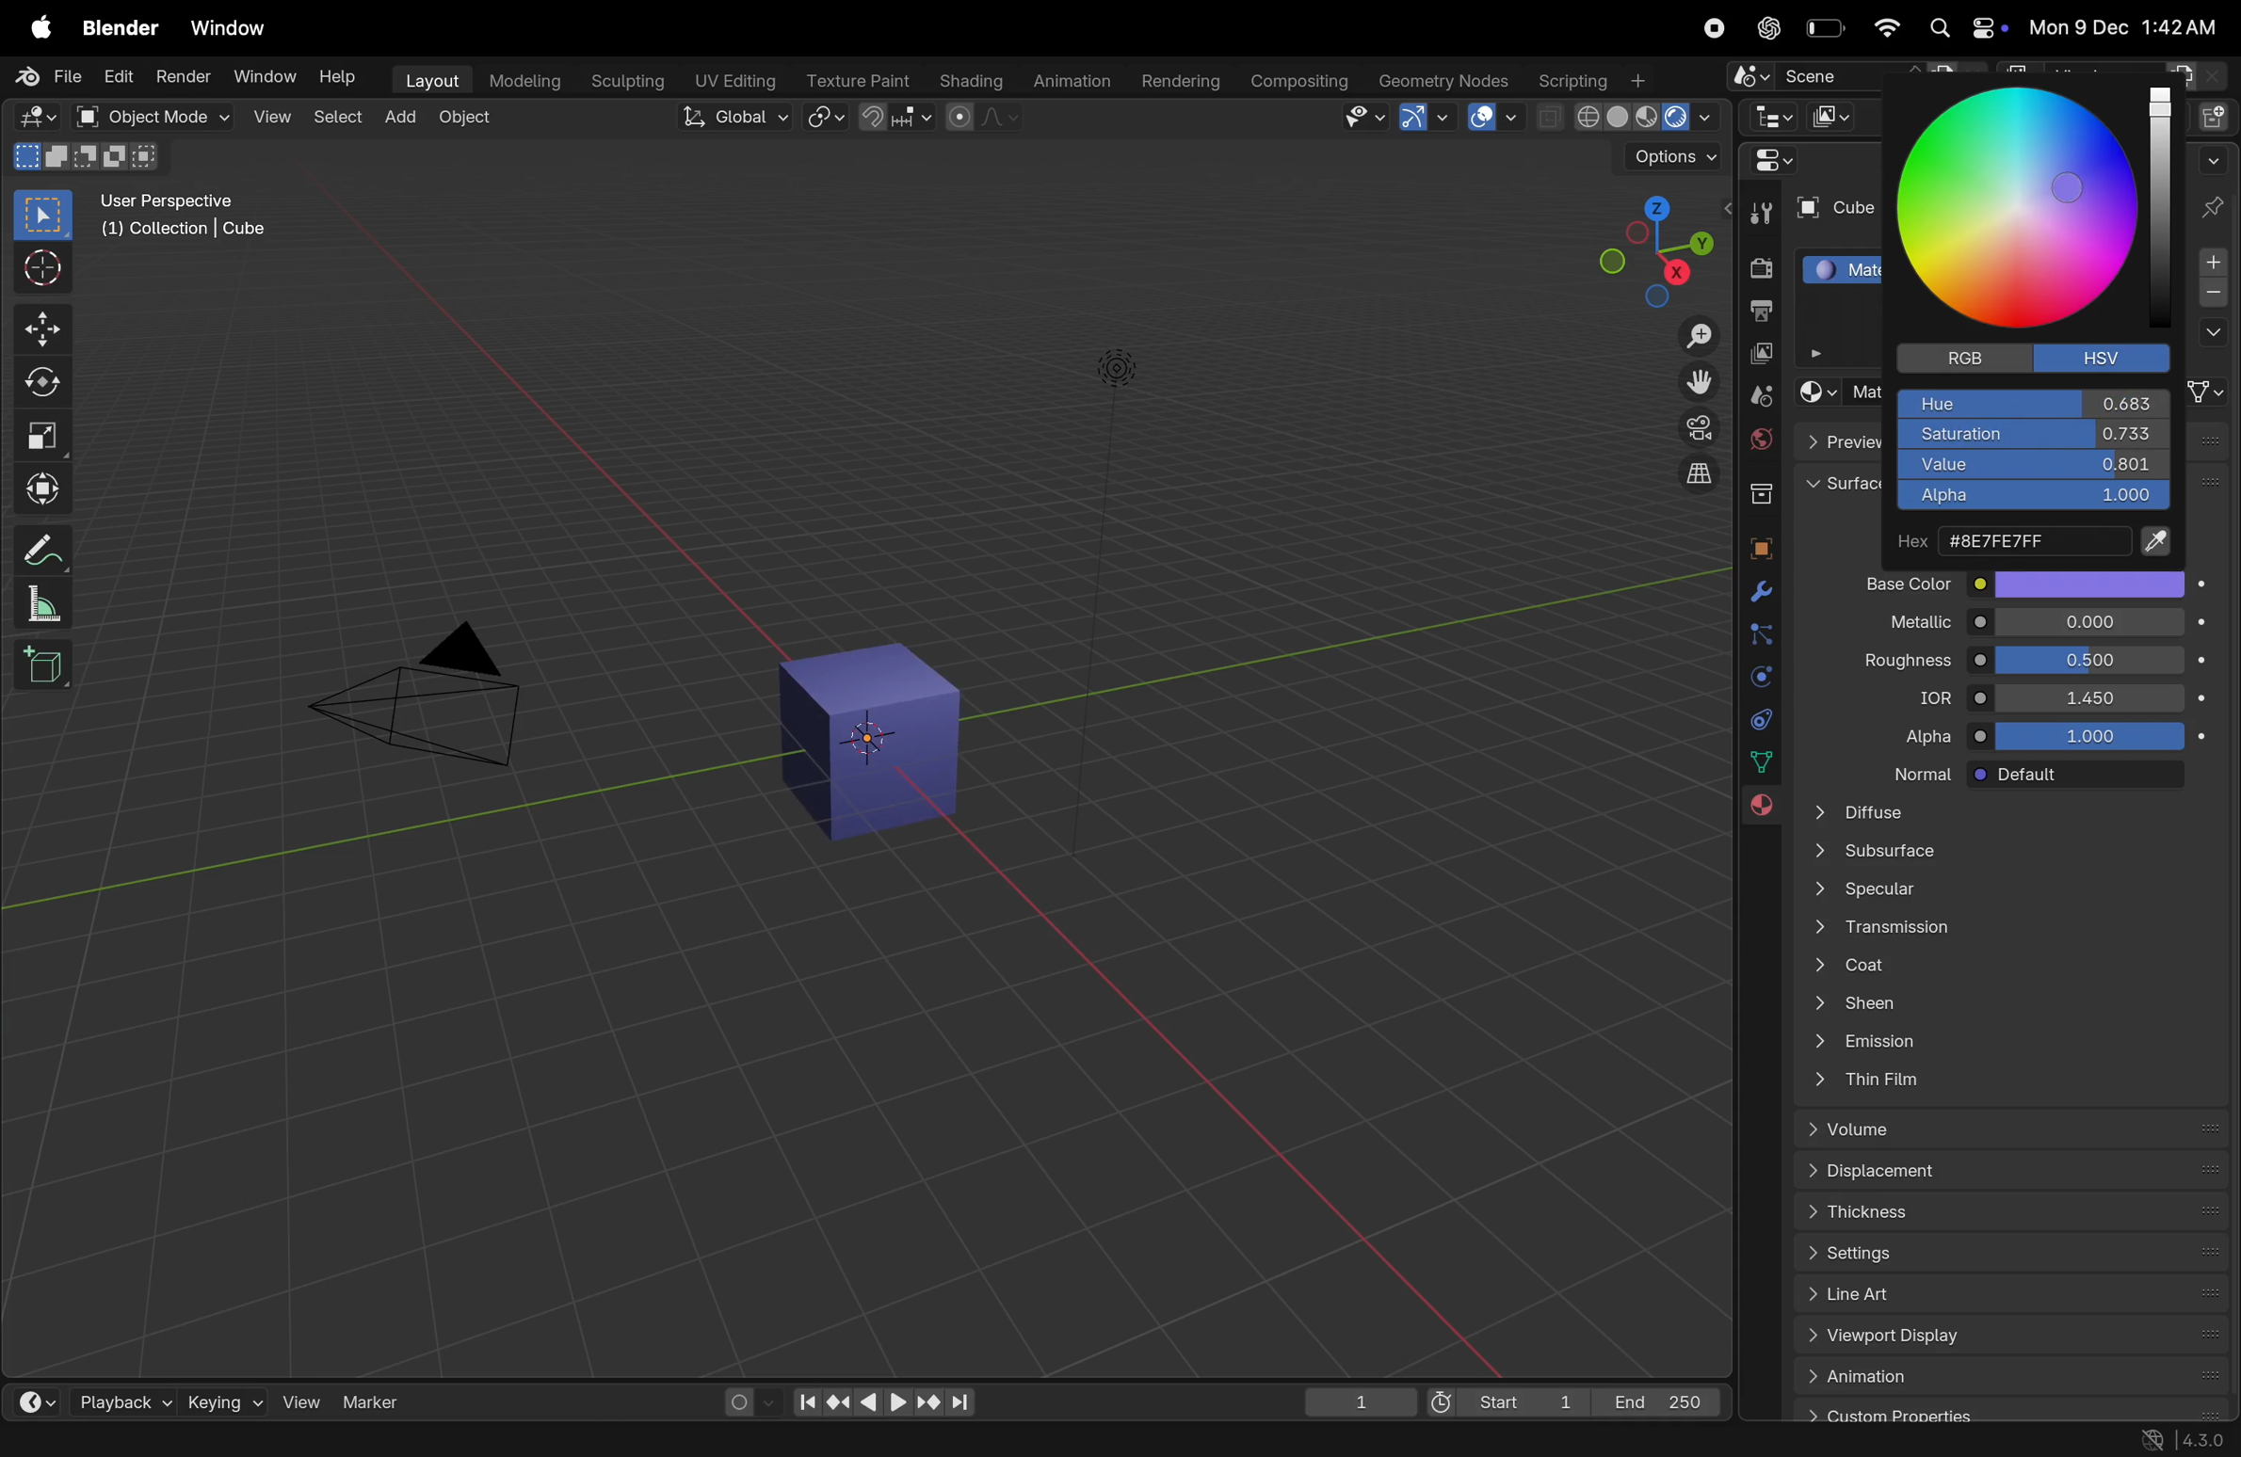 The image size is (2241, 1457). Describe the element at coordinates (1593, 78) in the screenshot. I see `scripting` at that location.